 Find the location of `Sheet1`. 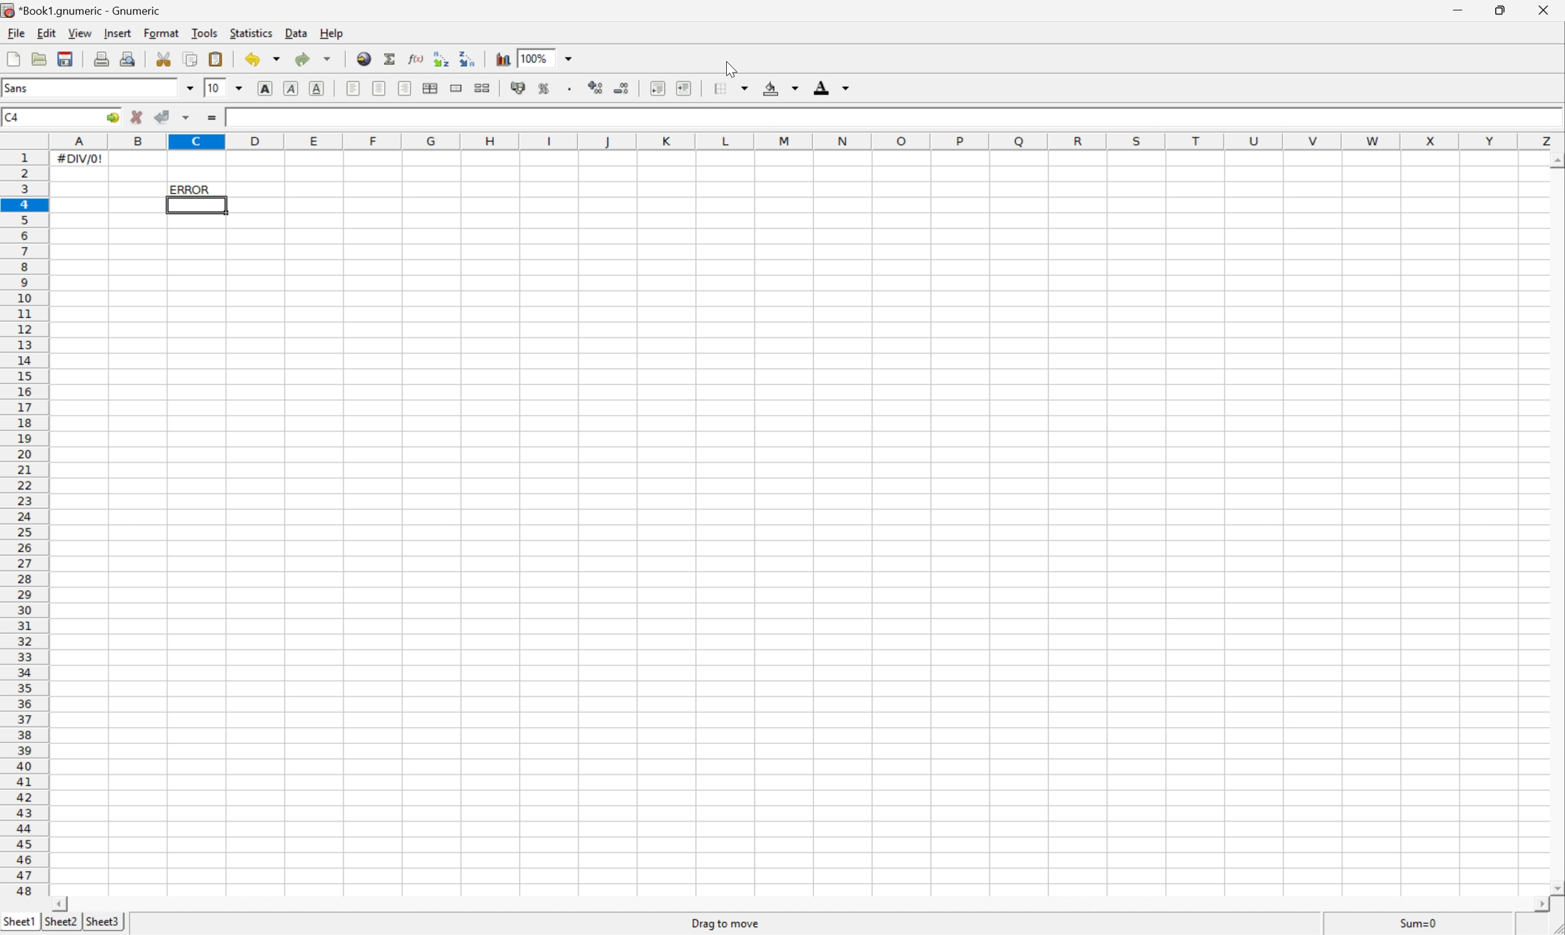

Sheet1 is located at coordinates (19, 921).